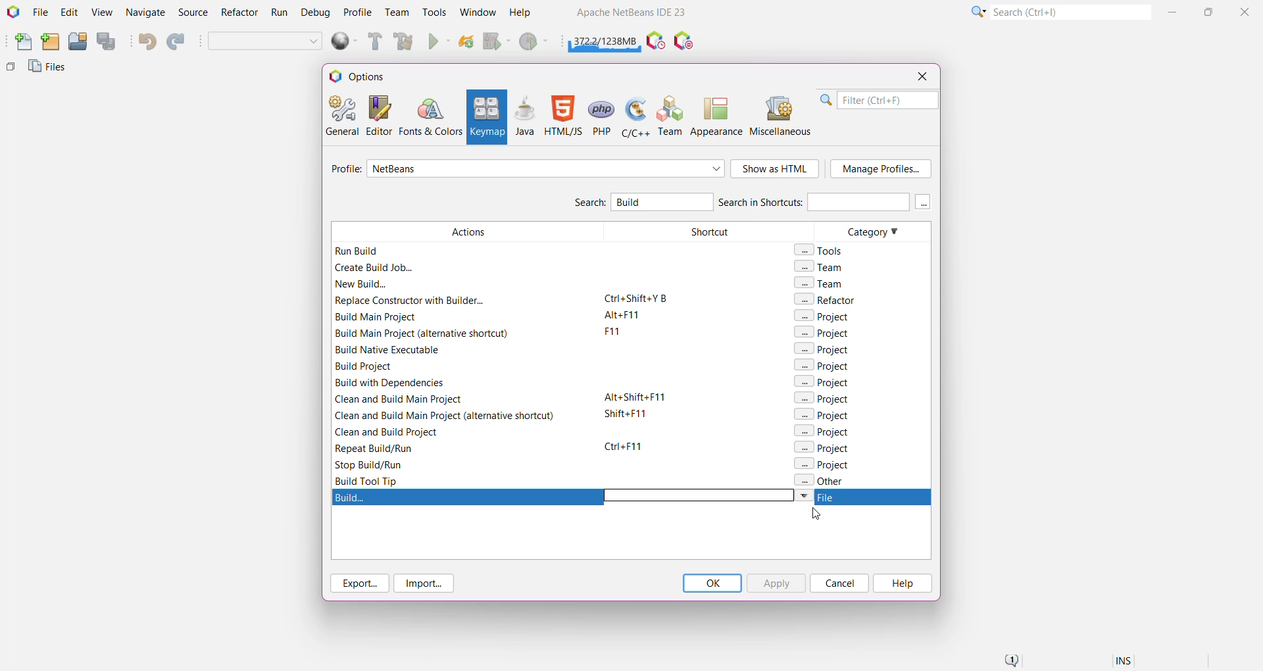 The width and height of the screenshot is (1263, 671). I want to click on Application name and Version, so click(630, 14).